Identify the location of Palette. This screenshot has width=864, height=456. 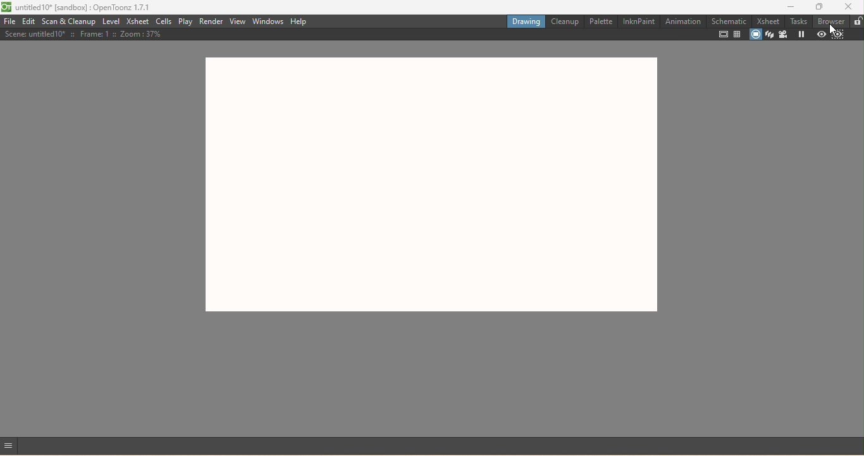
(600, 21).